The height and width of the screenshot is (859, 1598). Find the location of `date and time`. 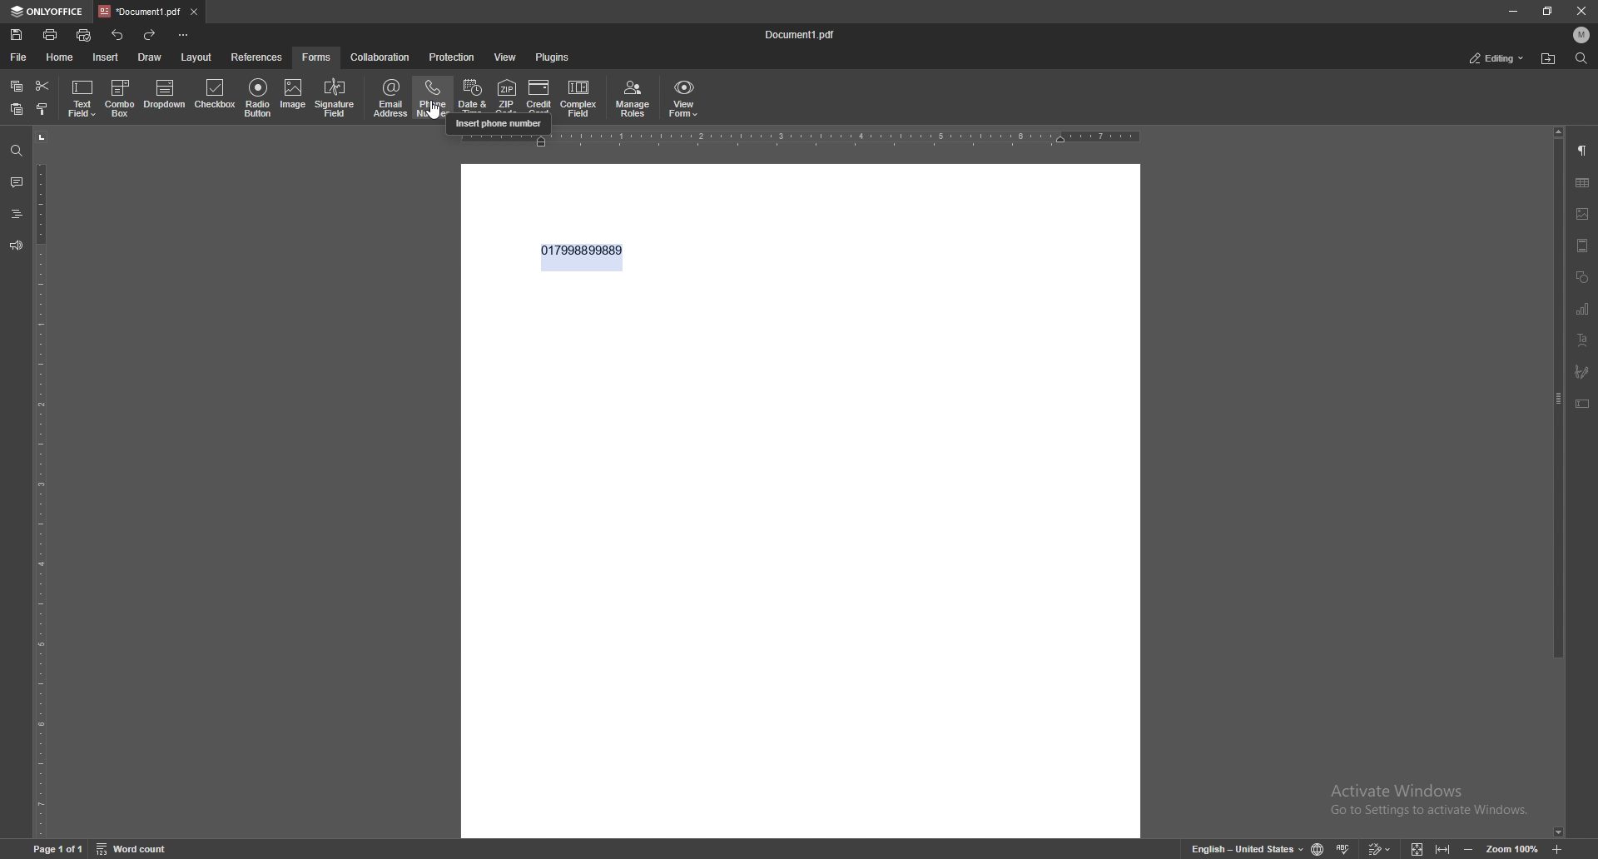

date and time is located at coordinates (473, 94).